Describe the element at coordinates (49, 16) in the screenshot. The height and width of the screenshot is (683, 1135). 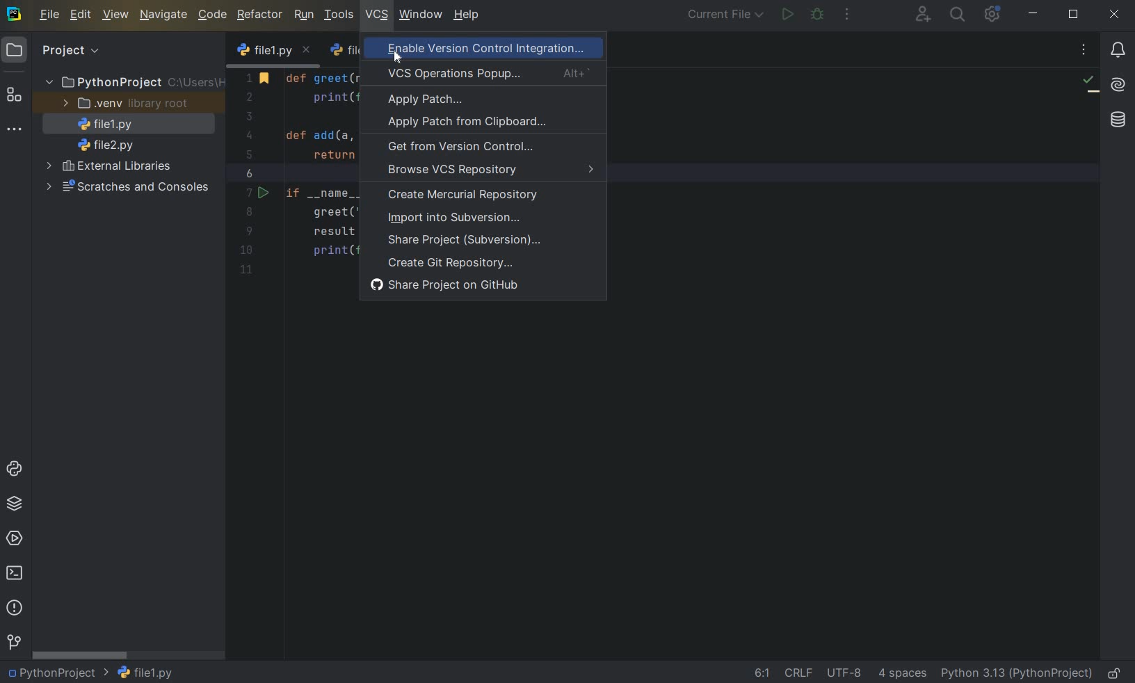
I see `file` at that location.